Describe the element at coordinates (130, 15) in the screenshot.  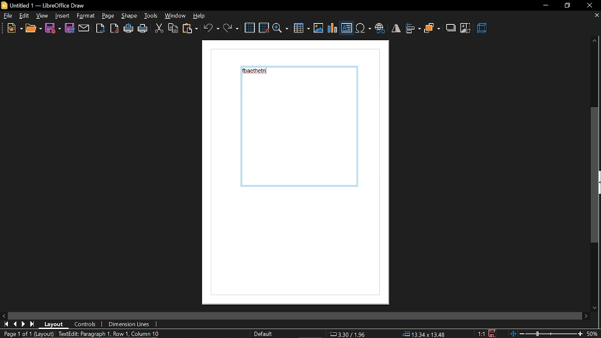
I see `page` at that location.